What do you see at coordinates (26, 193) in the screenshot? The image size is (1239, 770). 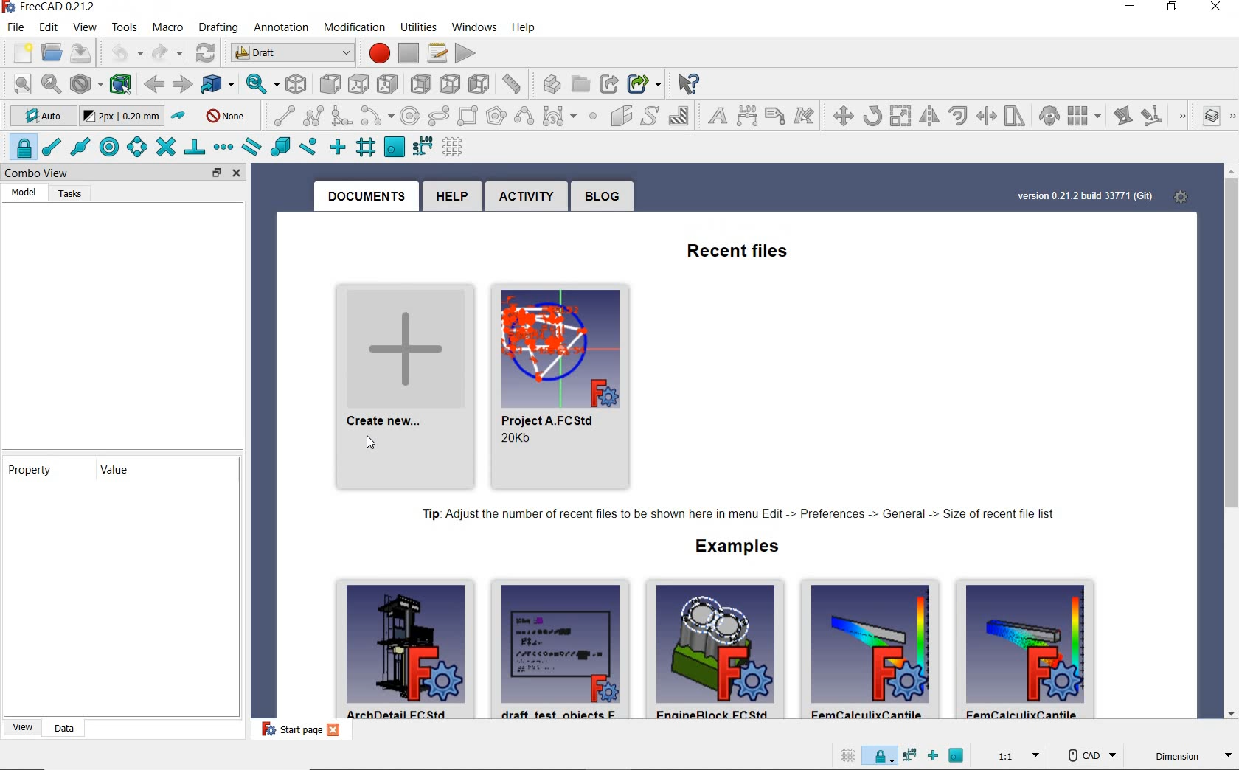 I see `model` at bounding box center [26, 193].